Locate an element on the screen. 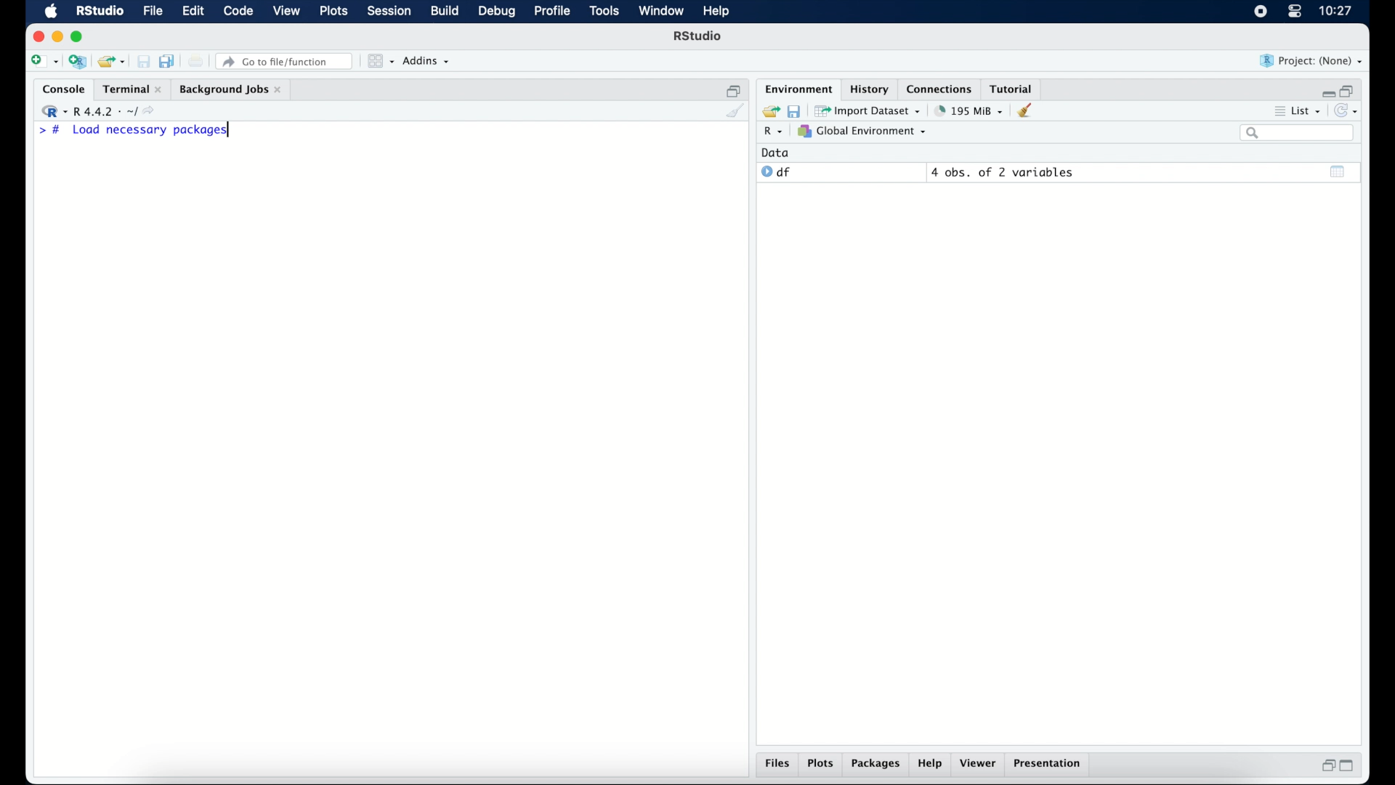 This screenshot has height=785, width=1395. tutorial is located at coordinates (1014, 88).